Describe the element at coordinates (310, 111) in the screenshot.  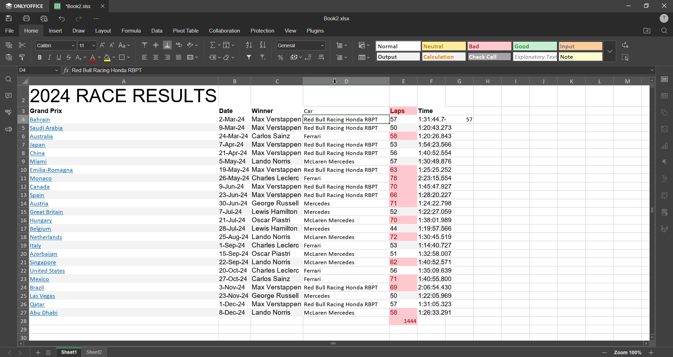
I see `car` at that location.